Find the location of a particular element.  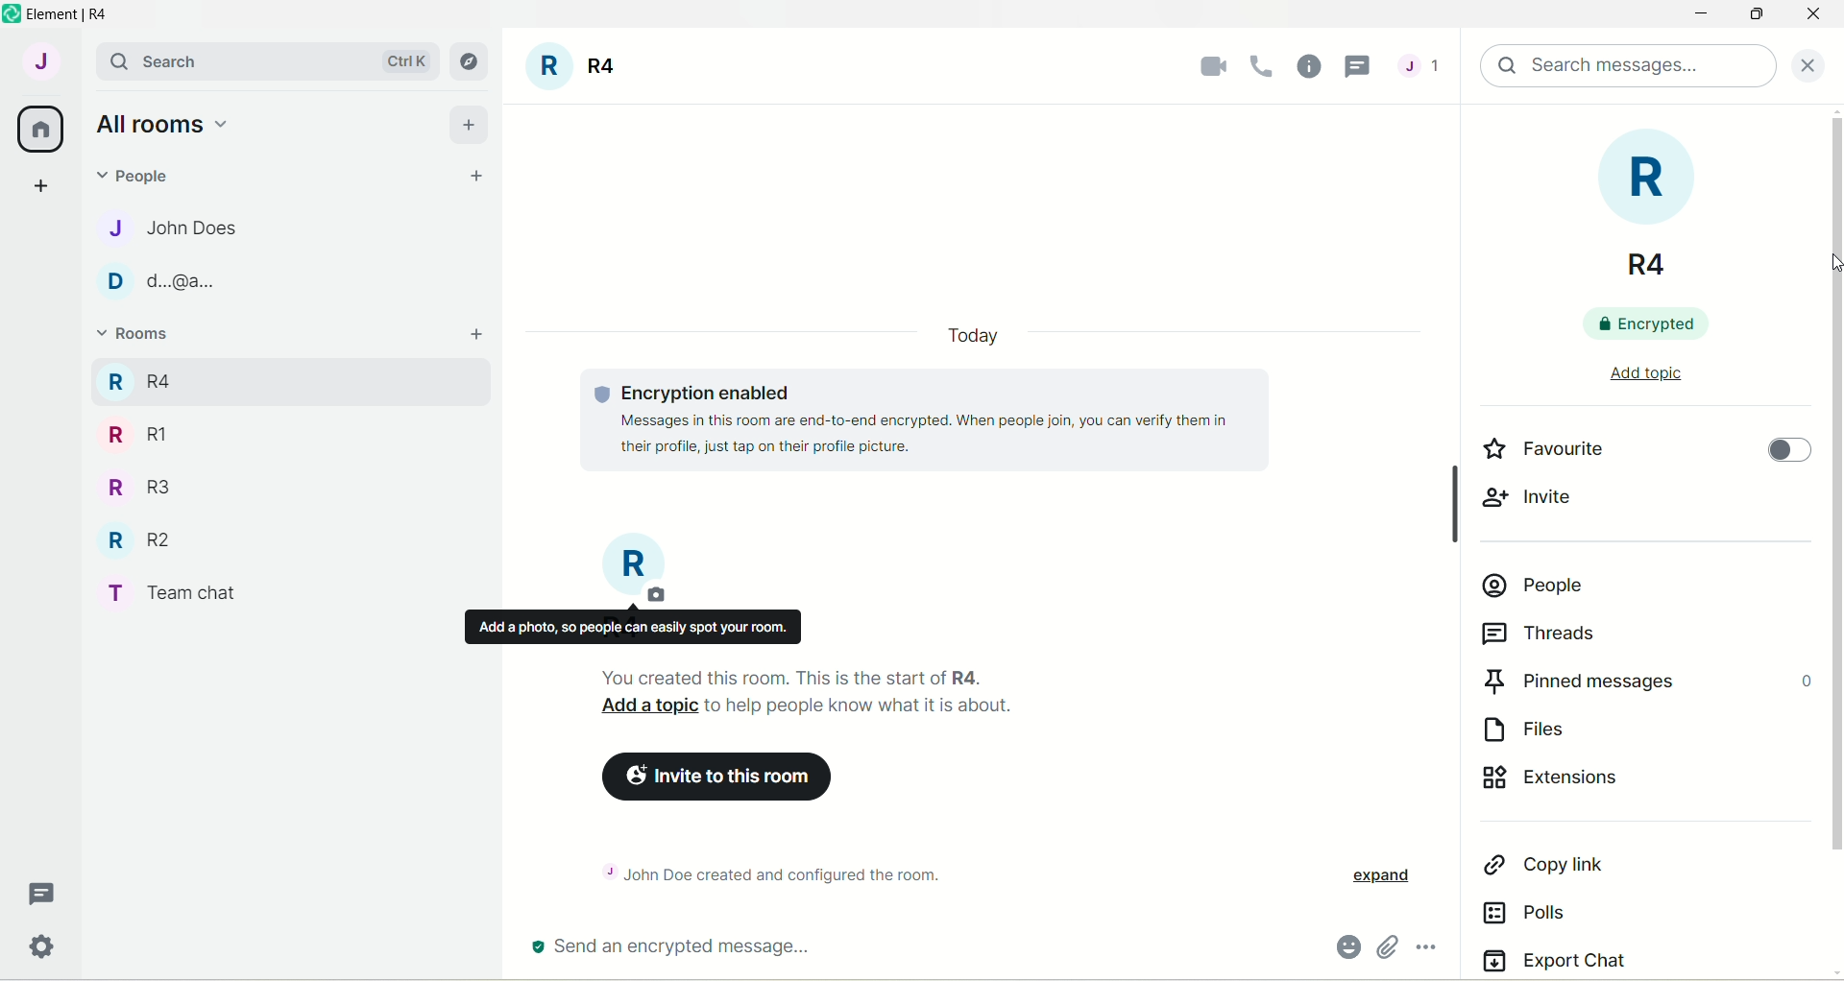

attachments is located at coordinates (1385, 947).